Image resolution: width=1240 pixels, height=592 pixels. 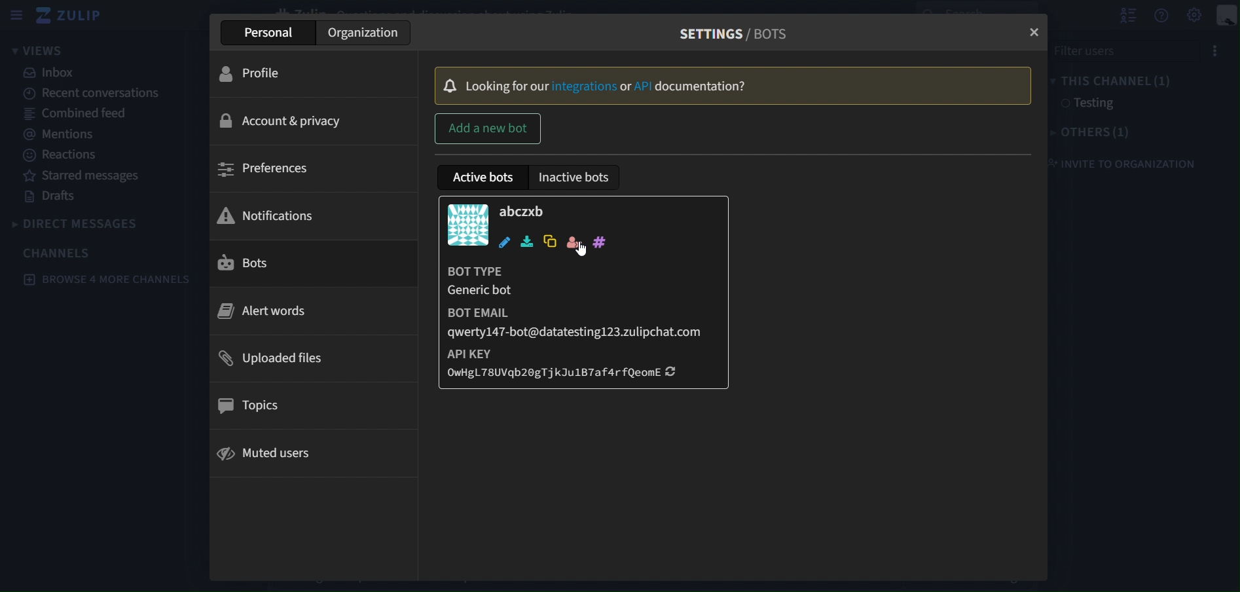 I want to click on direct messages, so click(x=77, y=222).